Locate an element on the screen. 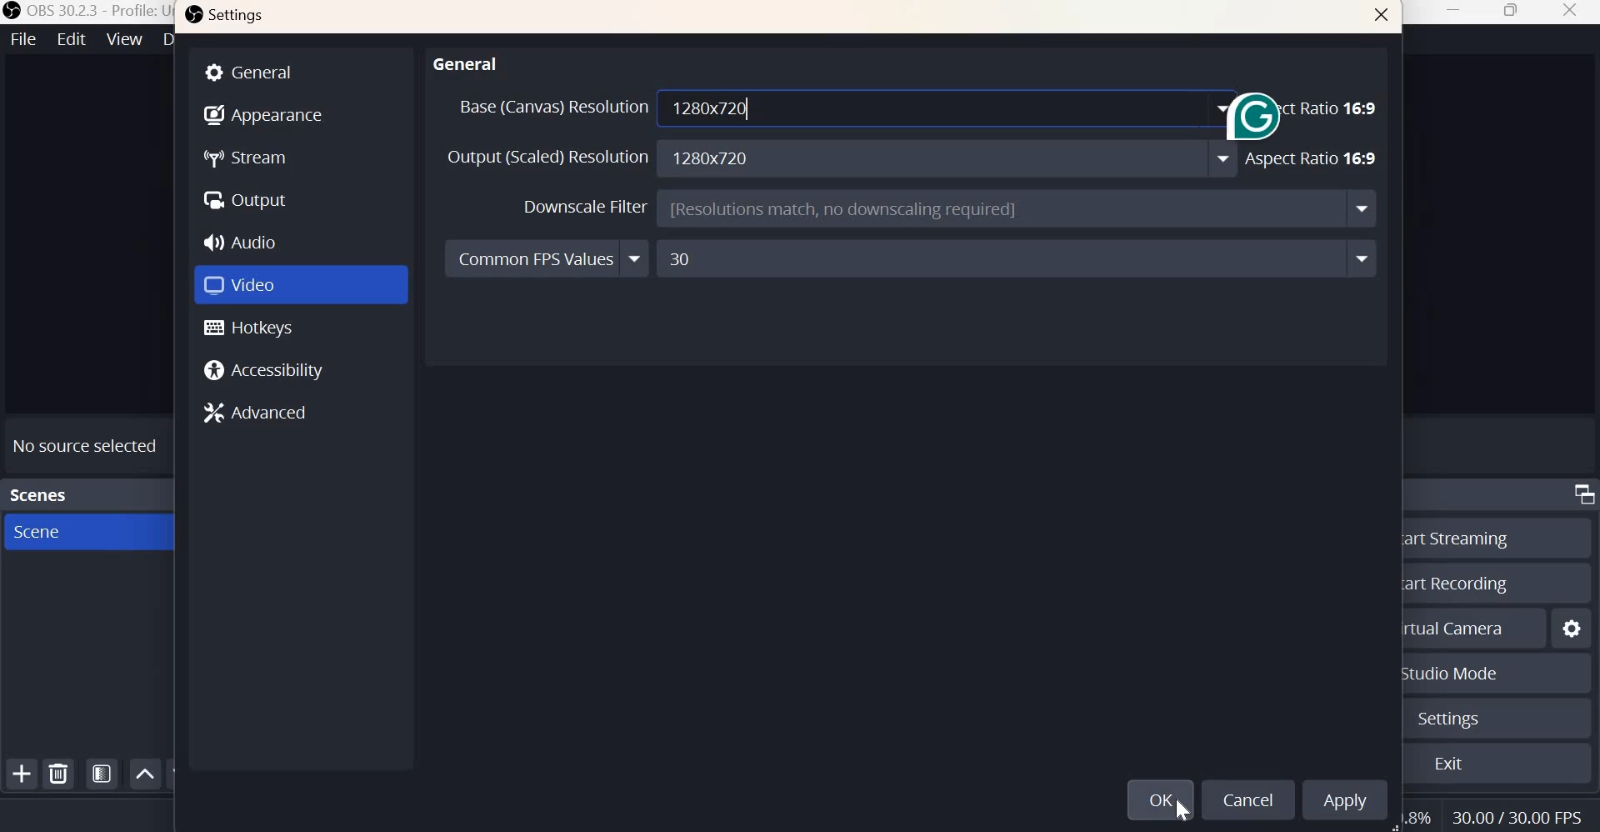 This screenshot has height=832, width=1600. Maximize is located at coordinates (1512, 13).